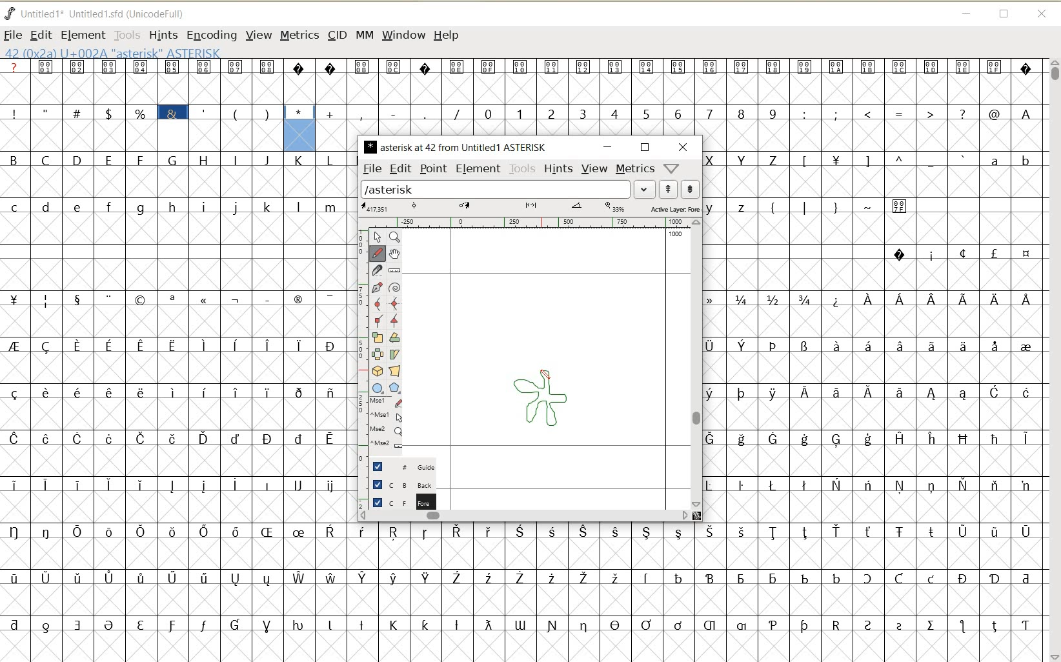 This screenshot has height=662, width=1061. Describe the element at coordinates (679, 188) in the screenshot. I see `show previous/next word list` at that location.